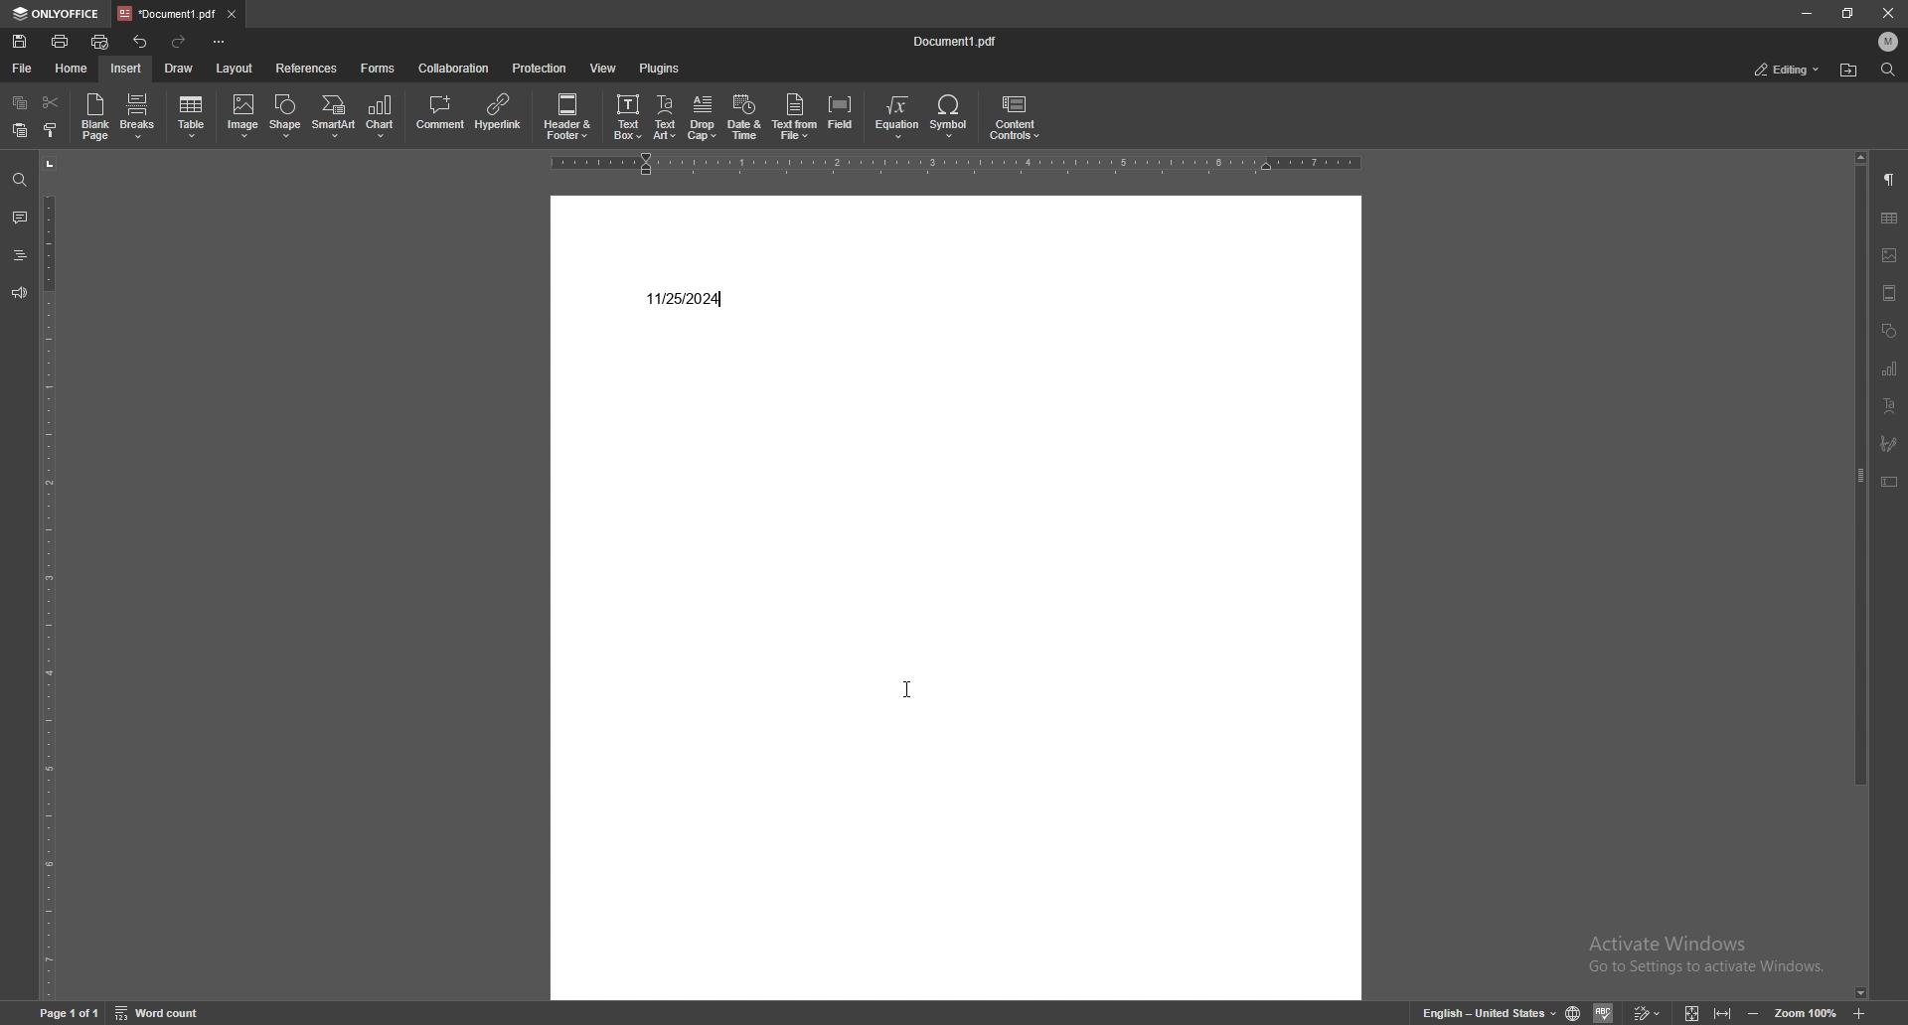 Image resolution: width=1908 pixels, height=1025 pixels. Describe the element at coordinates (180, 69) in the screenshot. I see `draw` at that location.